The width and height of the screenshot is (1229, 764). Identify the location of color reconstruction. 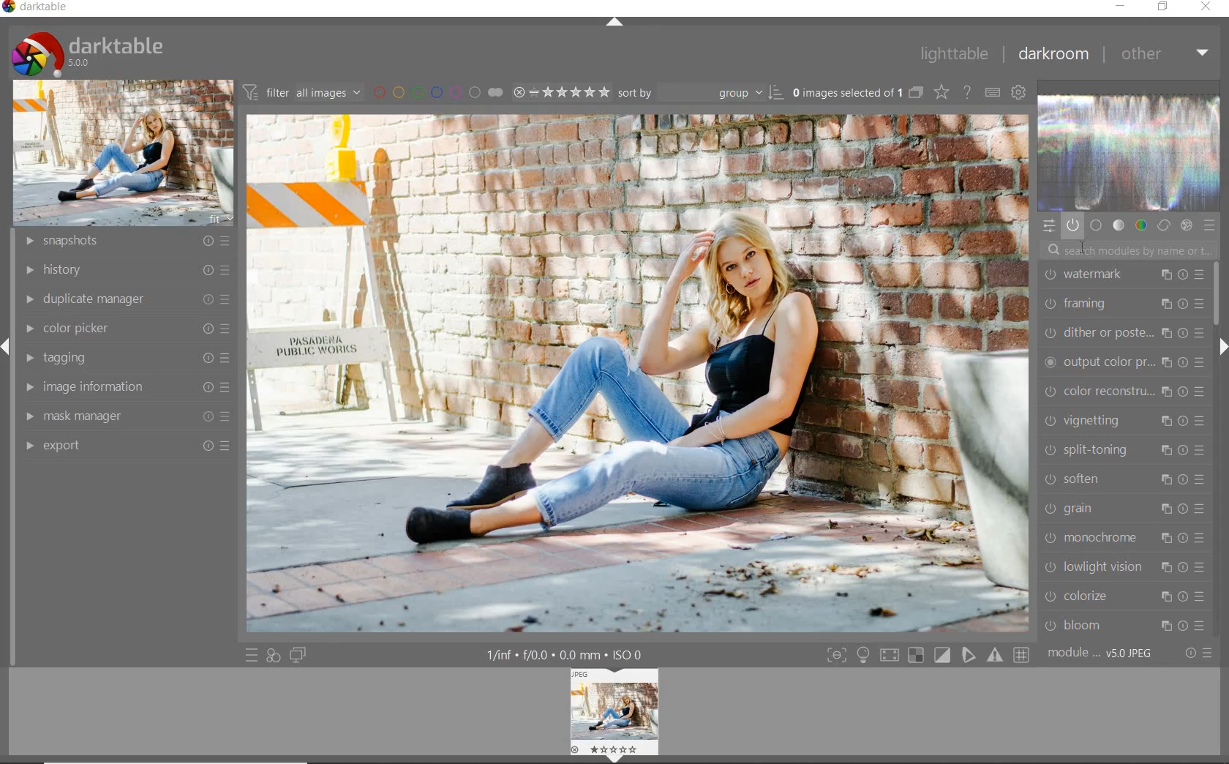
(1121, 393).